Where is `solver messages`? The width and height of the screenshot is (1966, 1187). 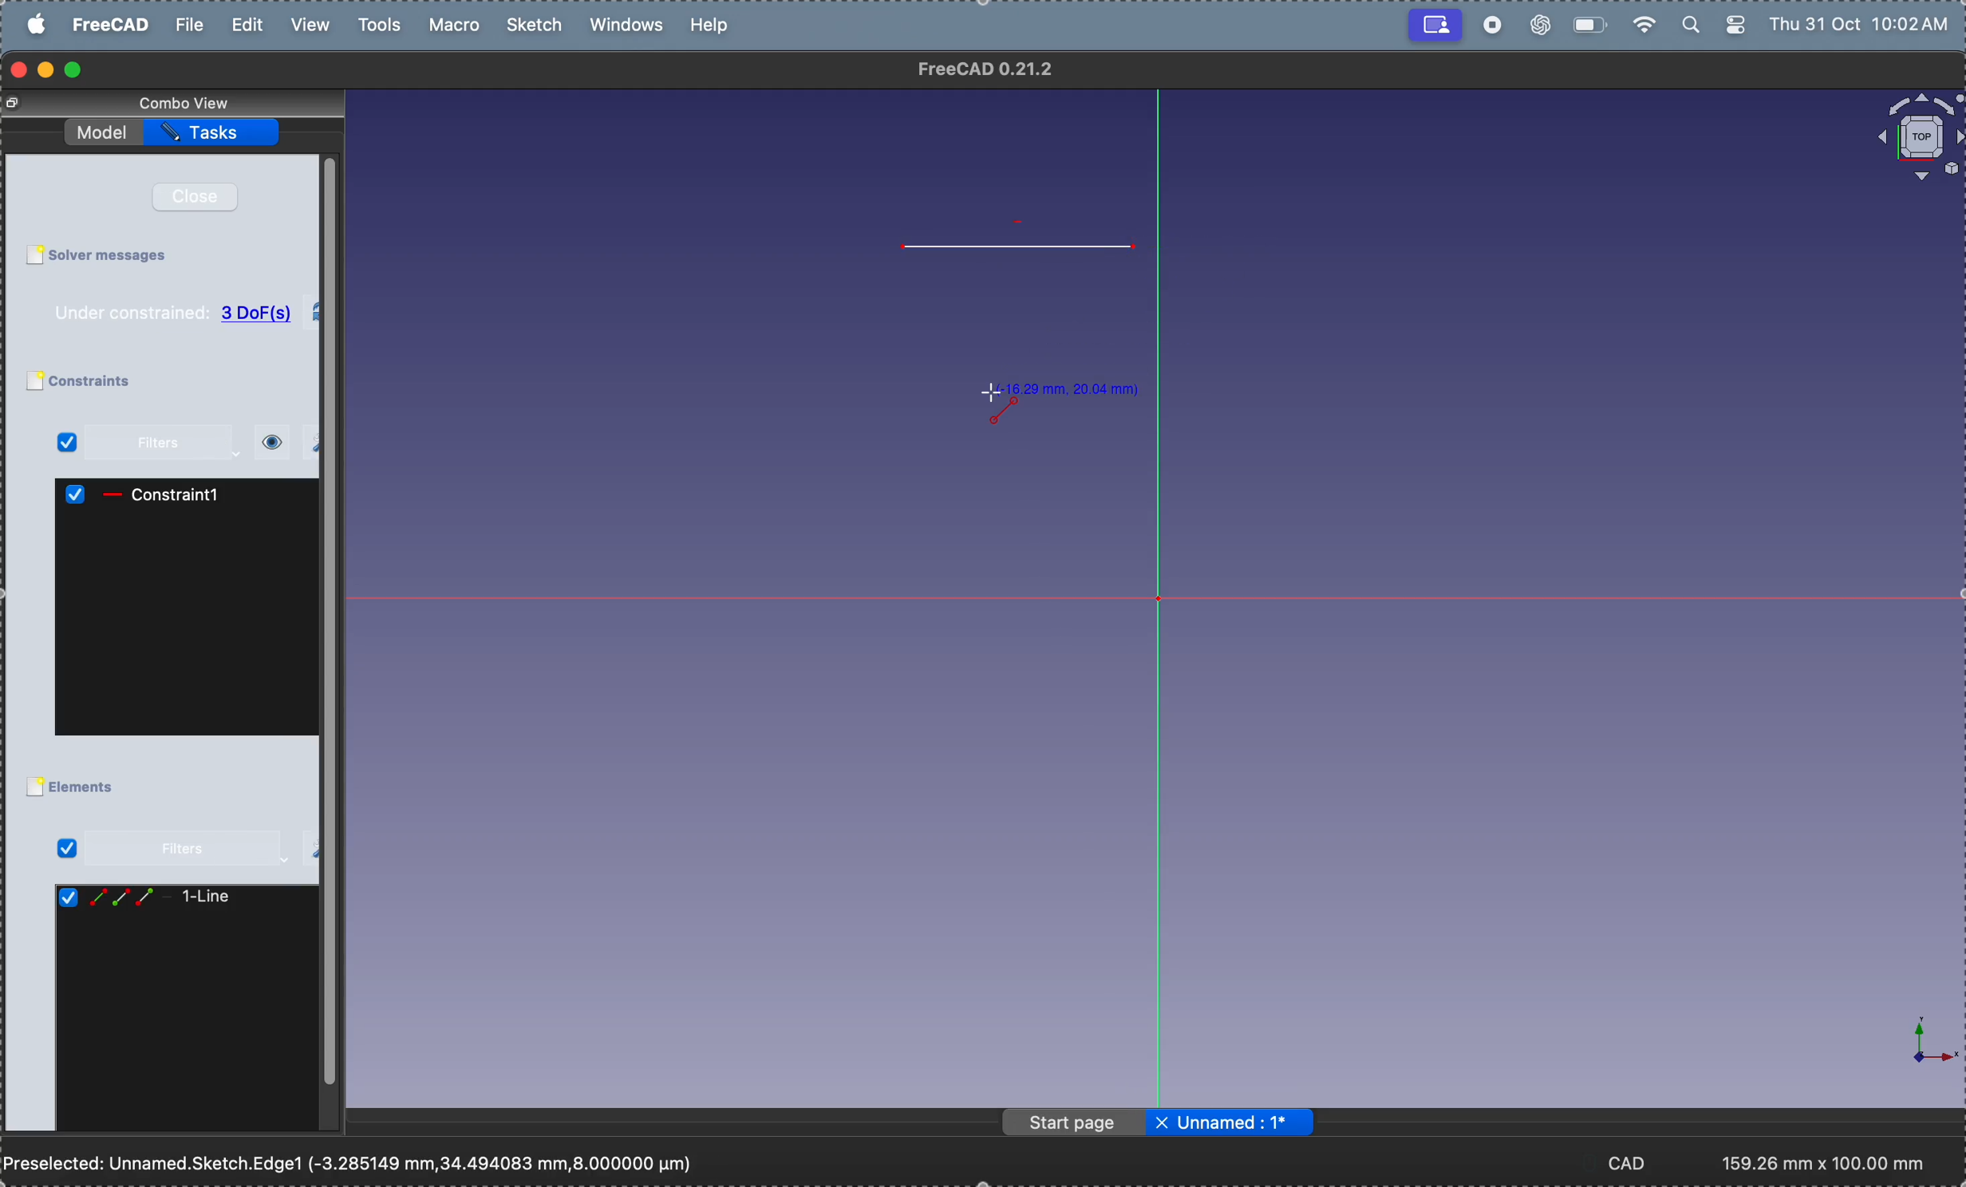 solver messages is located at coordinates (116, 255).